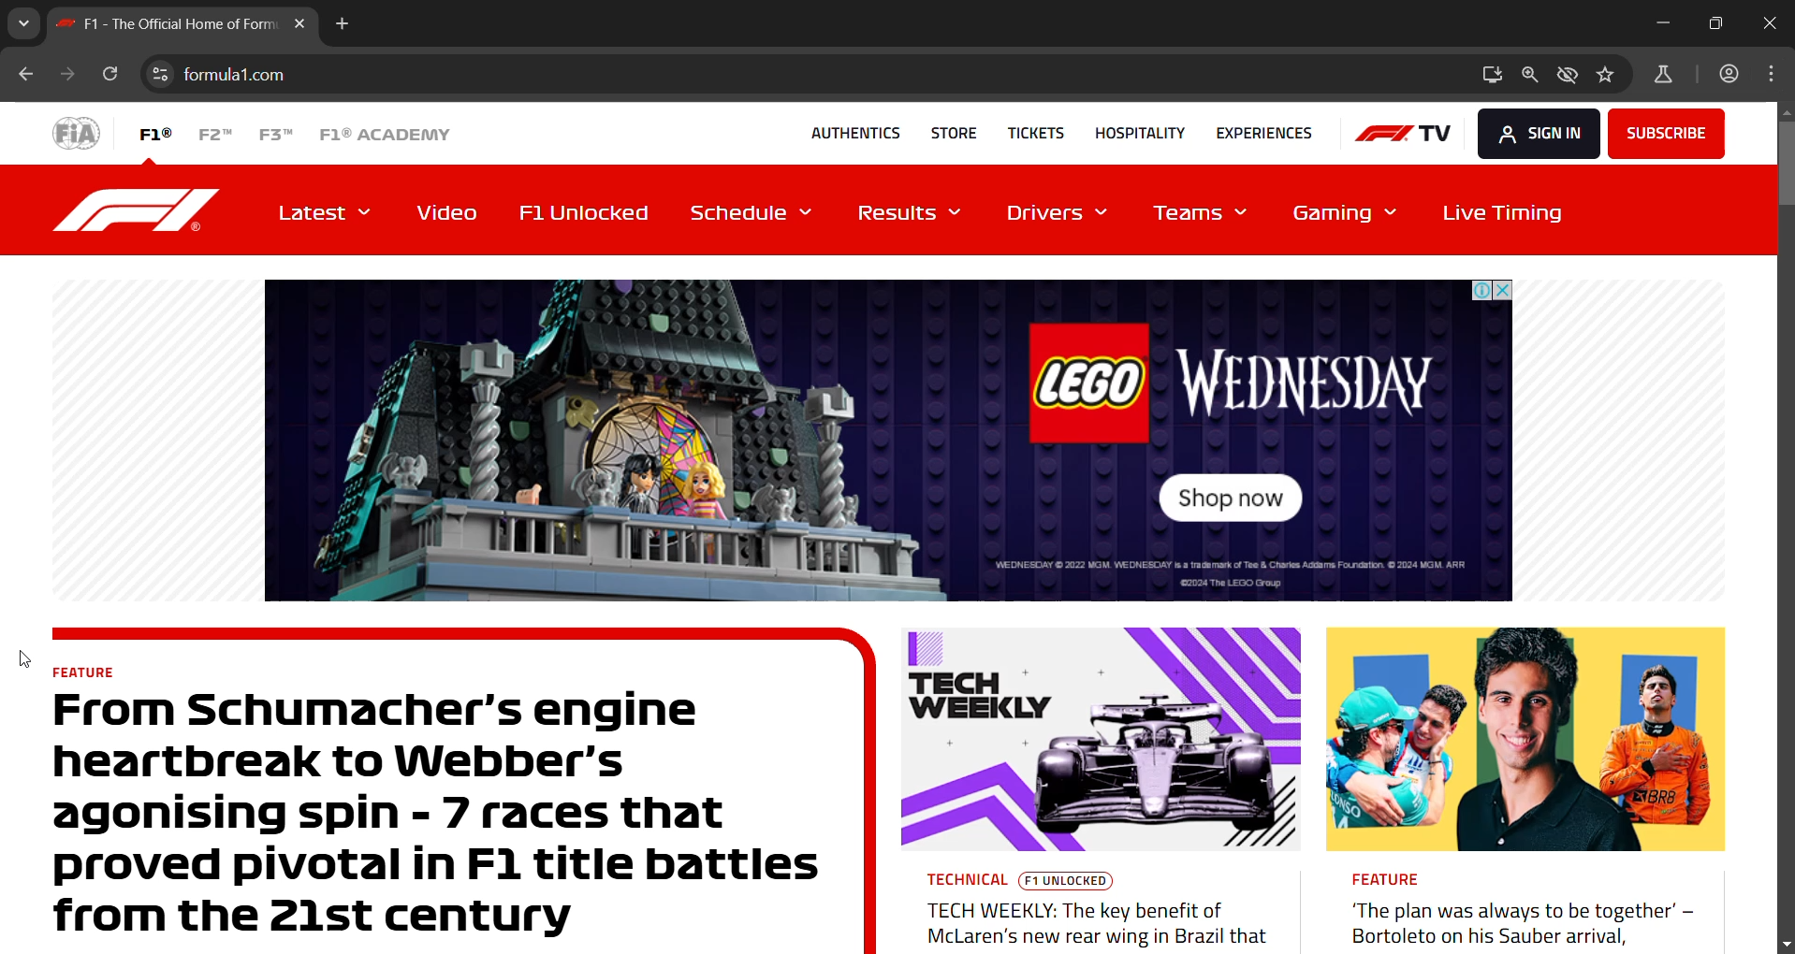  What do you see at coordinates (161, 74) in the screenshot?
I see `view site information` at bounding box center [161, 74].